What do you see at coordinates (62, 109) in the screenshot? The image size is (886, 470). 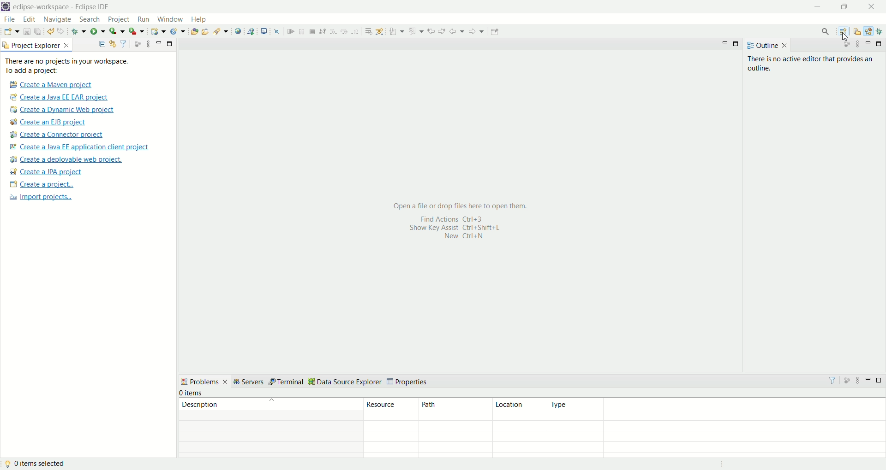 I see `create a Dynamic web project` at bounding box center [62, 109].